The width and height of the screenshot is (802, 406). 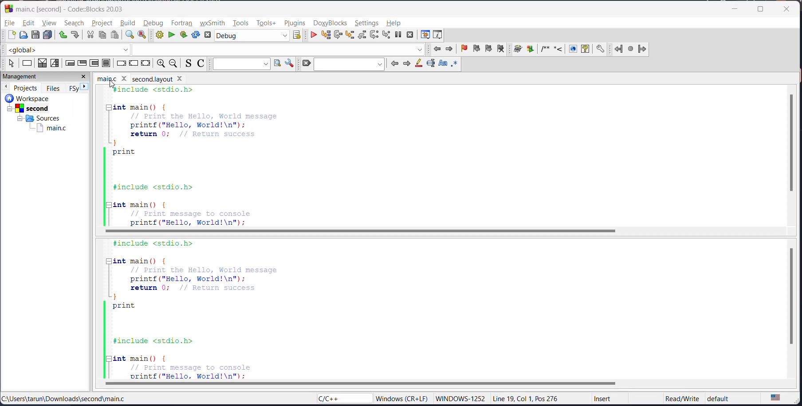 What do you see at coordinates (395, 64) in the screenshot?
I see `previous` at bounding box center [395, 64].